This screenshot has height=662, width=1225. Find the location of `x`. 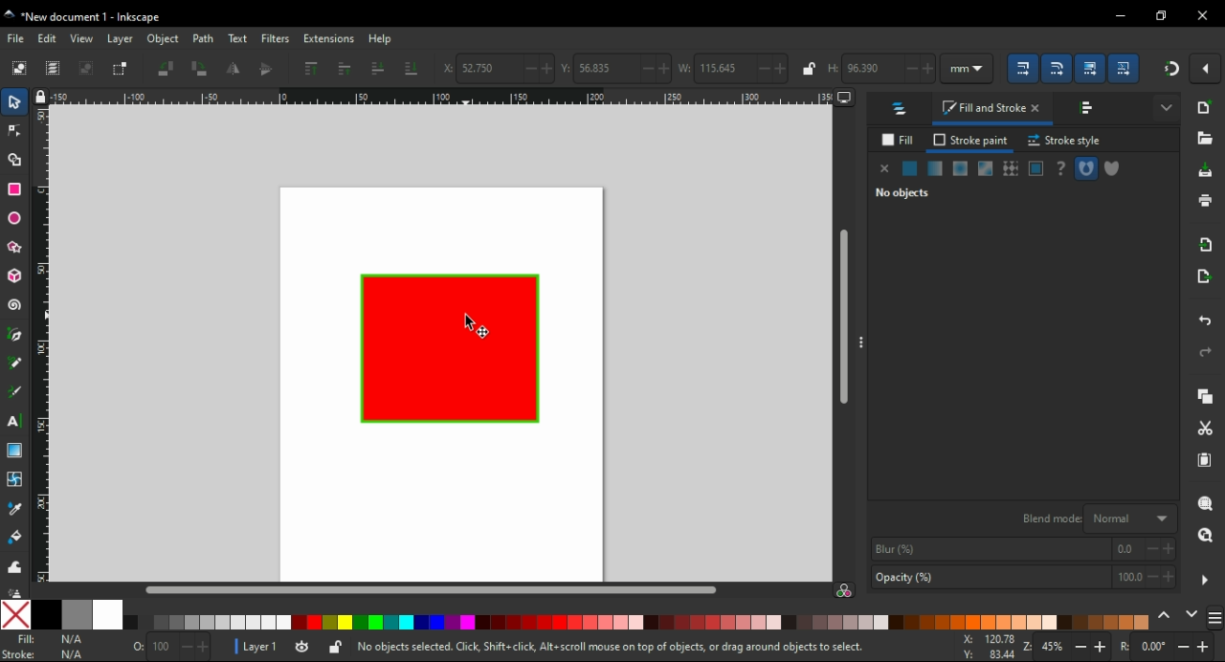

x is located at coordinates (445, 67).